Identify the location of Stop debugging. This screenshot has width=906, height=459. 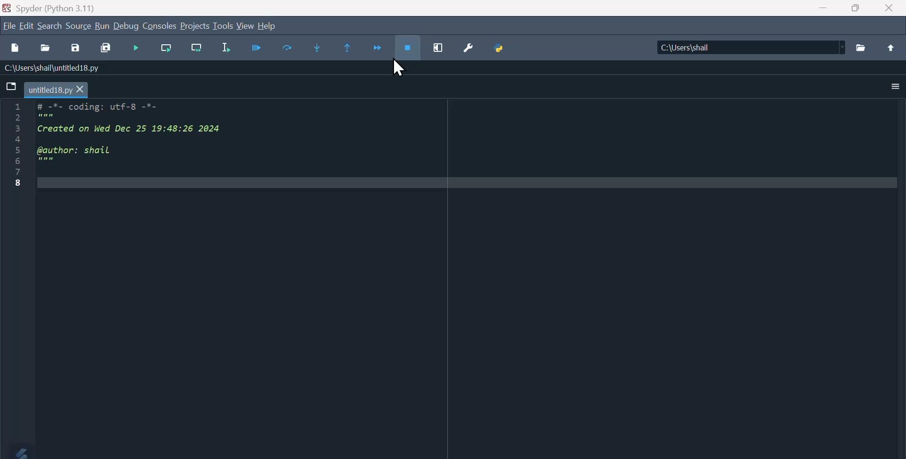
(409, 48).